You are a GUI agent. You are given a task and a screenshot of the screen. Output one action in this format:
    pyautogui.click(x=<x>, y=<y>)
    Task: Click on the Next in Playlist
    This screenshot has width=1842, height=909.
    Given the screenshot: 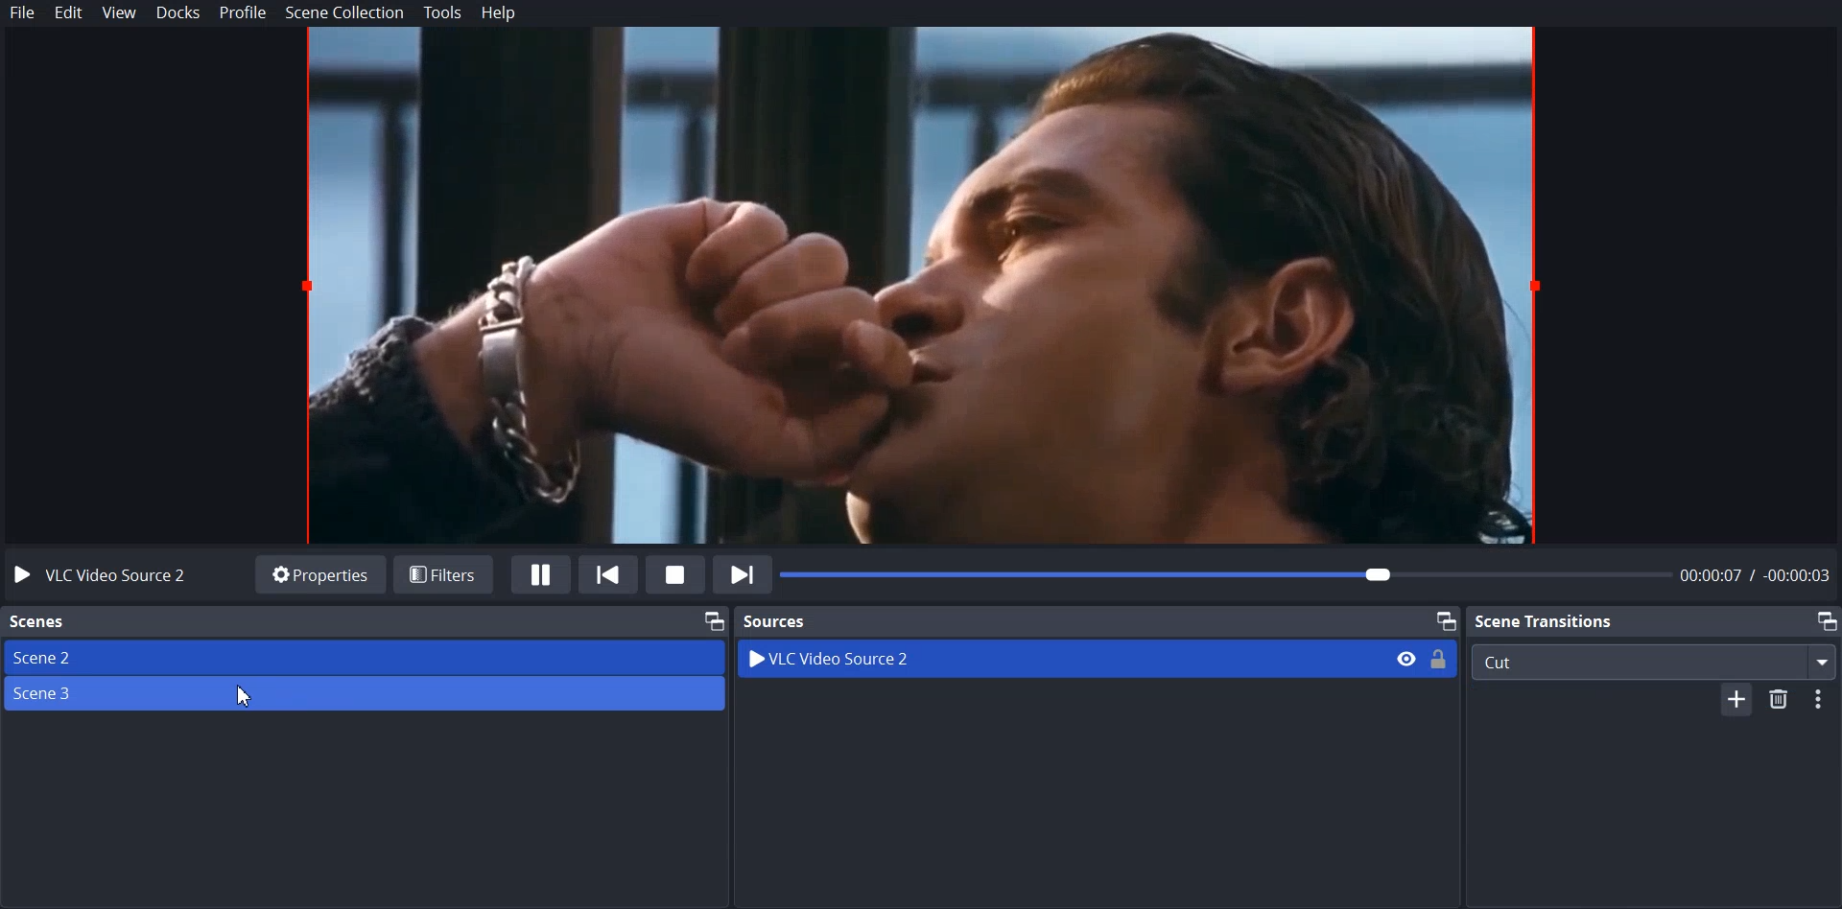 What is the action you would take?
    pyautogui.click(x=743, y=573)
    